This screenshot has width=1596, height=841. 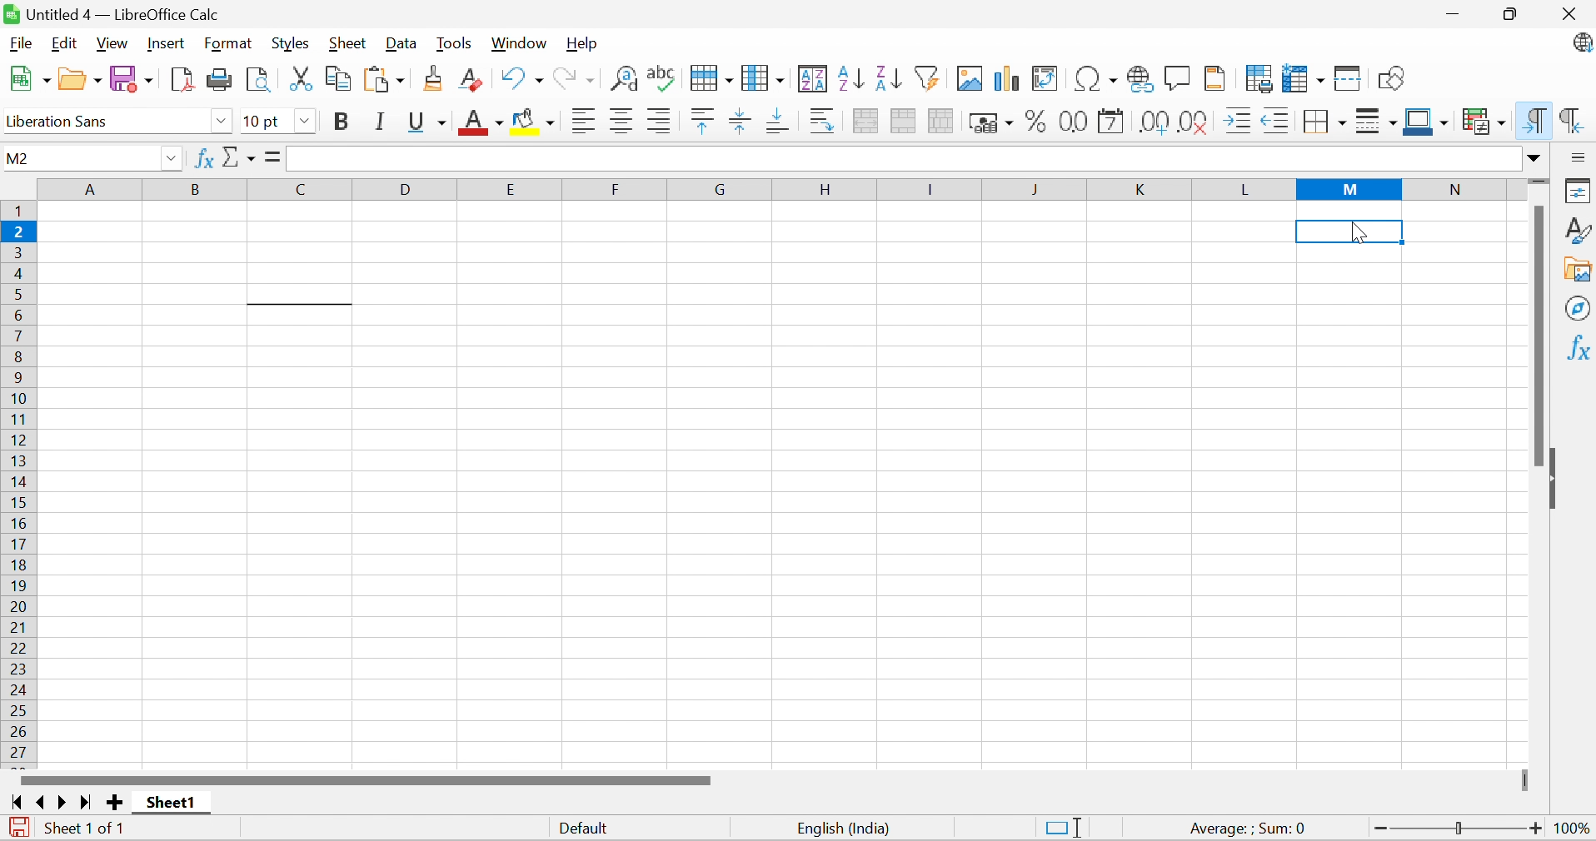 What do you see at coordinates (1579, 189) in the screenshot?
I see `Properties` at bounding box center [1579, 189].